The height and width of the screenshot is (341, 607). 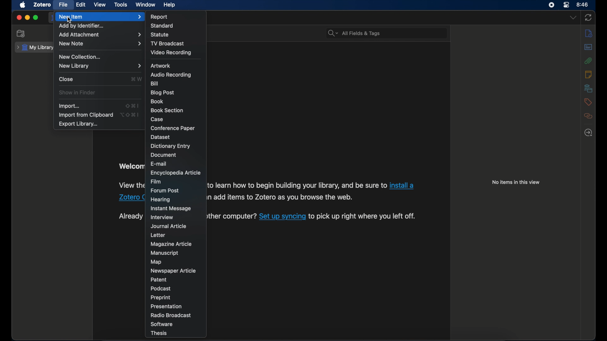 What do you see at coordinates (173, 271) in the screenshot?
I see `newspaper article` at bounding box center [173, 271].